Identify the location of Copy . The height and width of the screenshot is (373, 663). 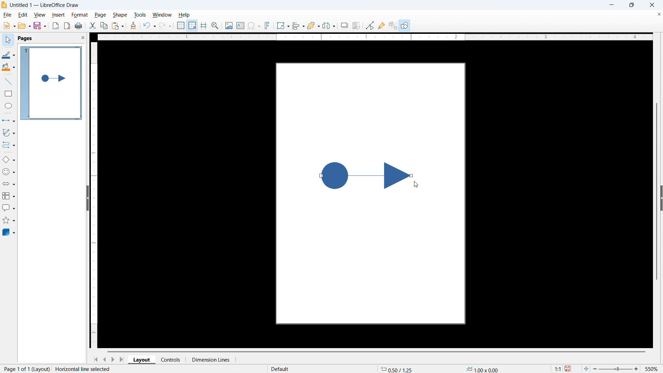
(104, 26).